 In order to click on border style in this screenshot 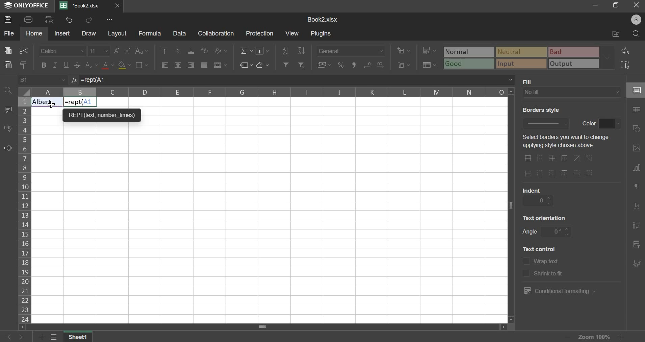, I will do `click(549, 124)`.